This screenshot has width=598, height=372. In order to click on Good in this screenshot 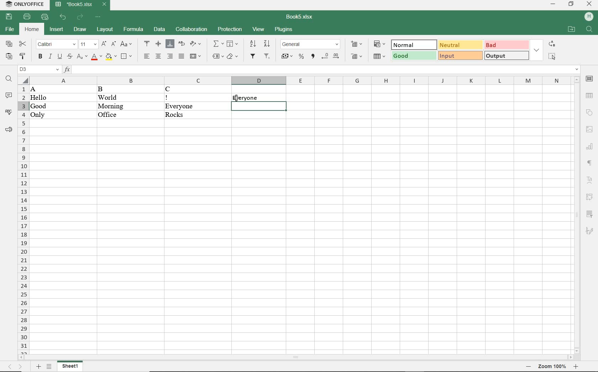, I will do `click(38, 106)`.